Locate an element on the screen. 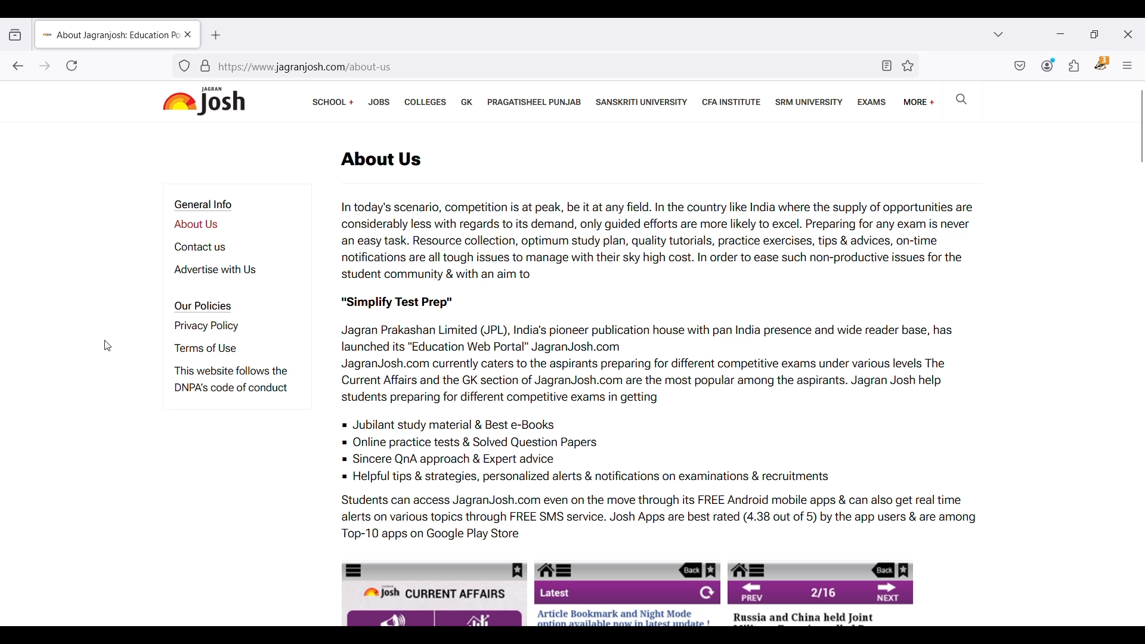 The height and width of the screenshot is (644, 1145). Show interface in a smaller tab is located at coordinates (1094, 35).